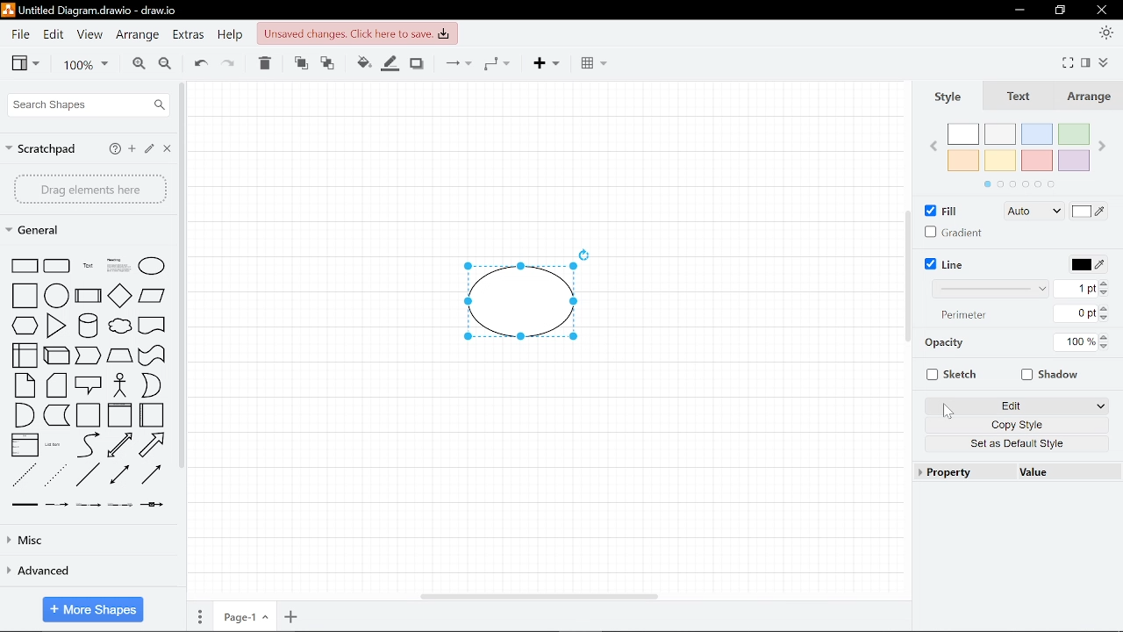 This screenshot has width=1123, height=632. I want to click on Expand/collapse, so click(1106, 61).